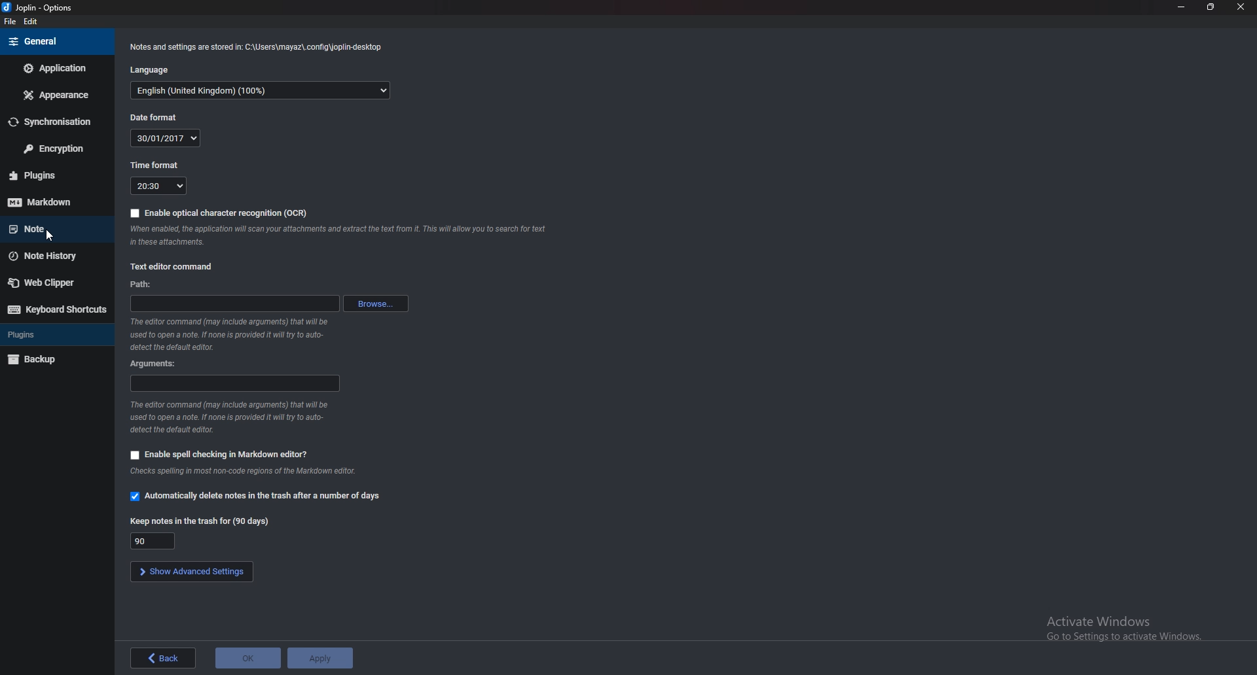  Describe the element at coordinates (219, 455) in the screenshot. I see `Enable spell checking` at that location.